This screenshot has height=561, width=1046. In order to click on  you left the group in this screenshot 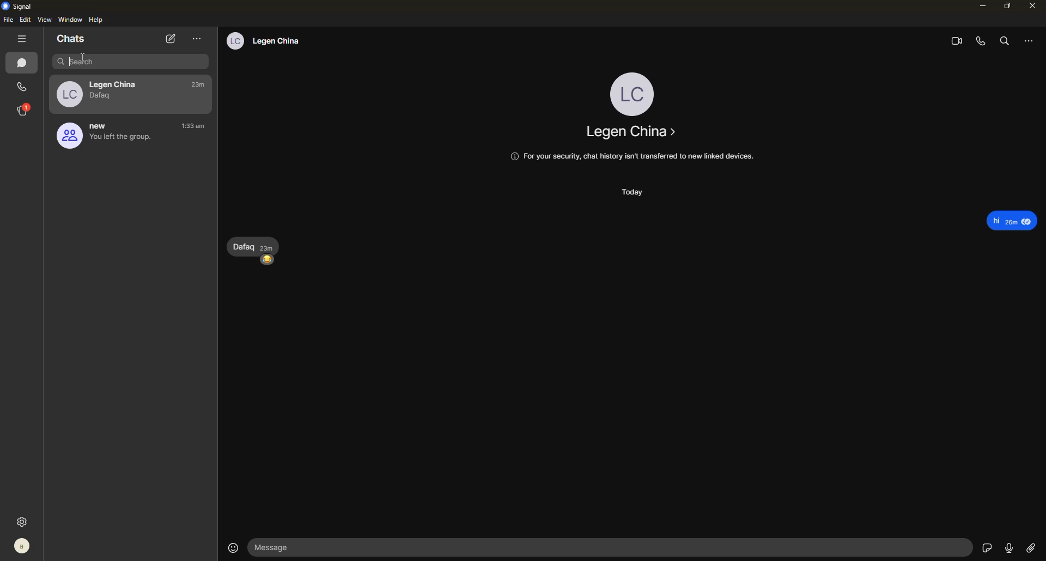, I will do `click(125, 140)`.